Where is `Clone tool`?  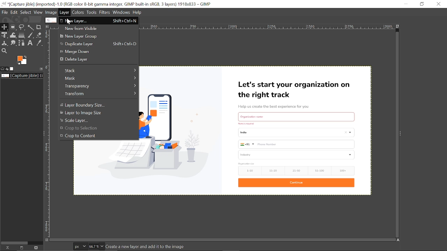
Clone tool is located at coordinates (5, 44).